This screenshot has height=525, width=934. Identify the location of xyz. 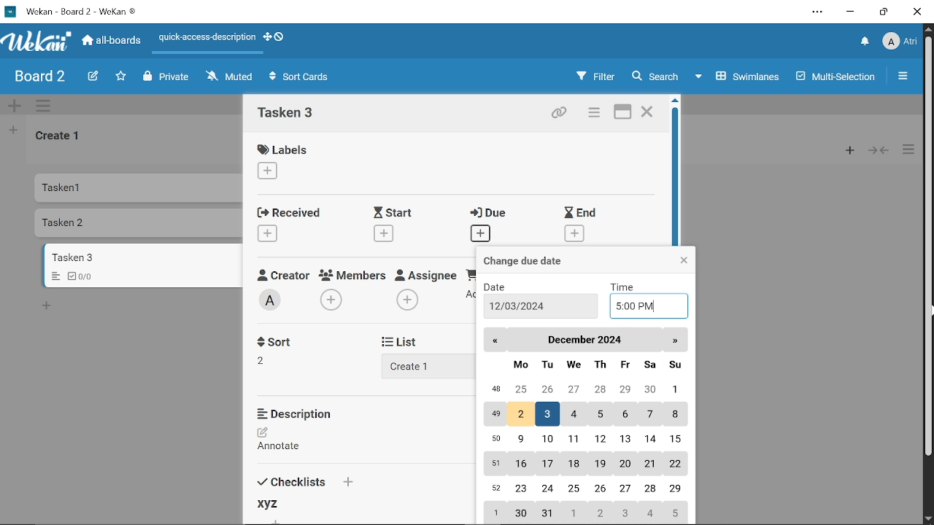
(267, 503).